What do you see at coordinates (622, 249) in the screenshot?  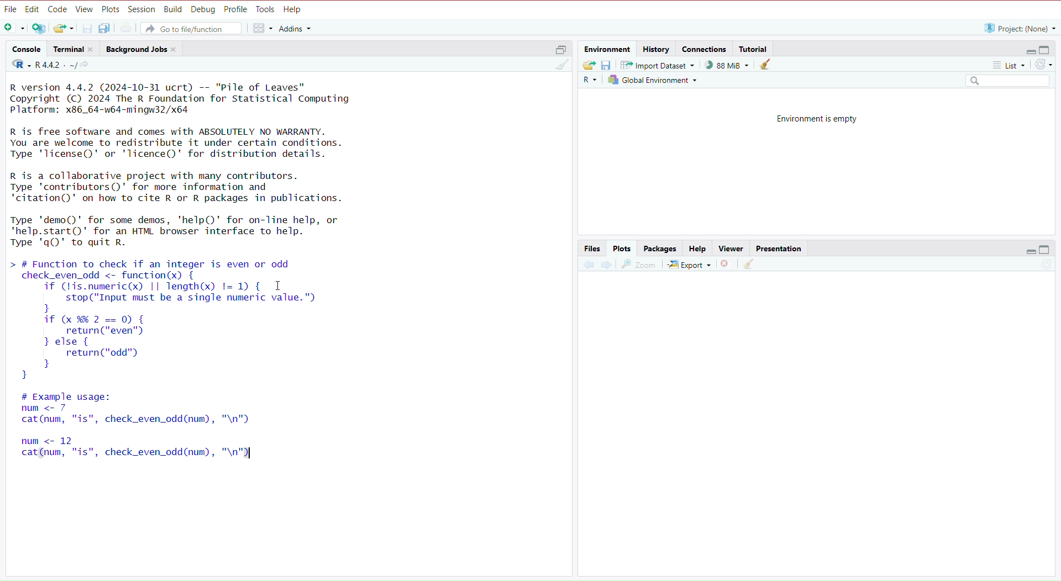 I see `plots` at bounding box center [622, 249].